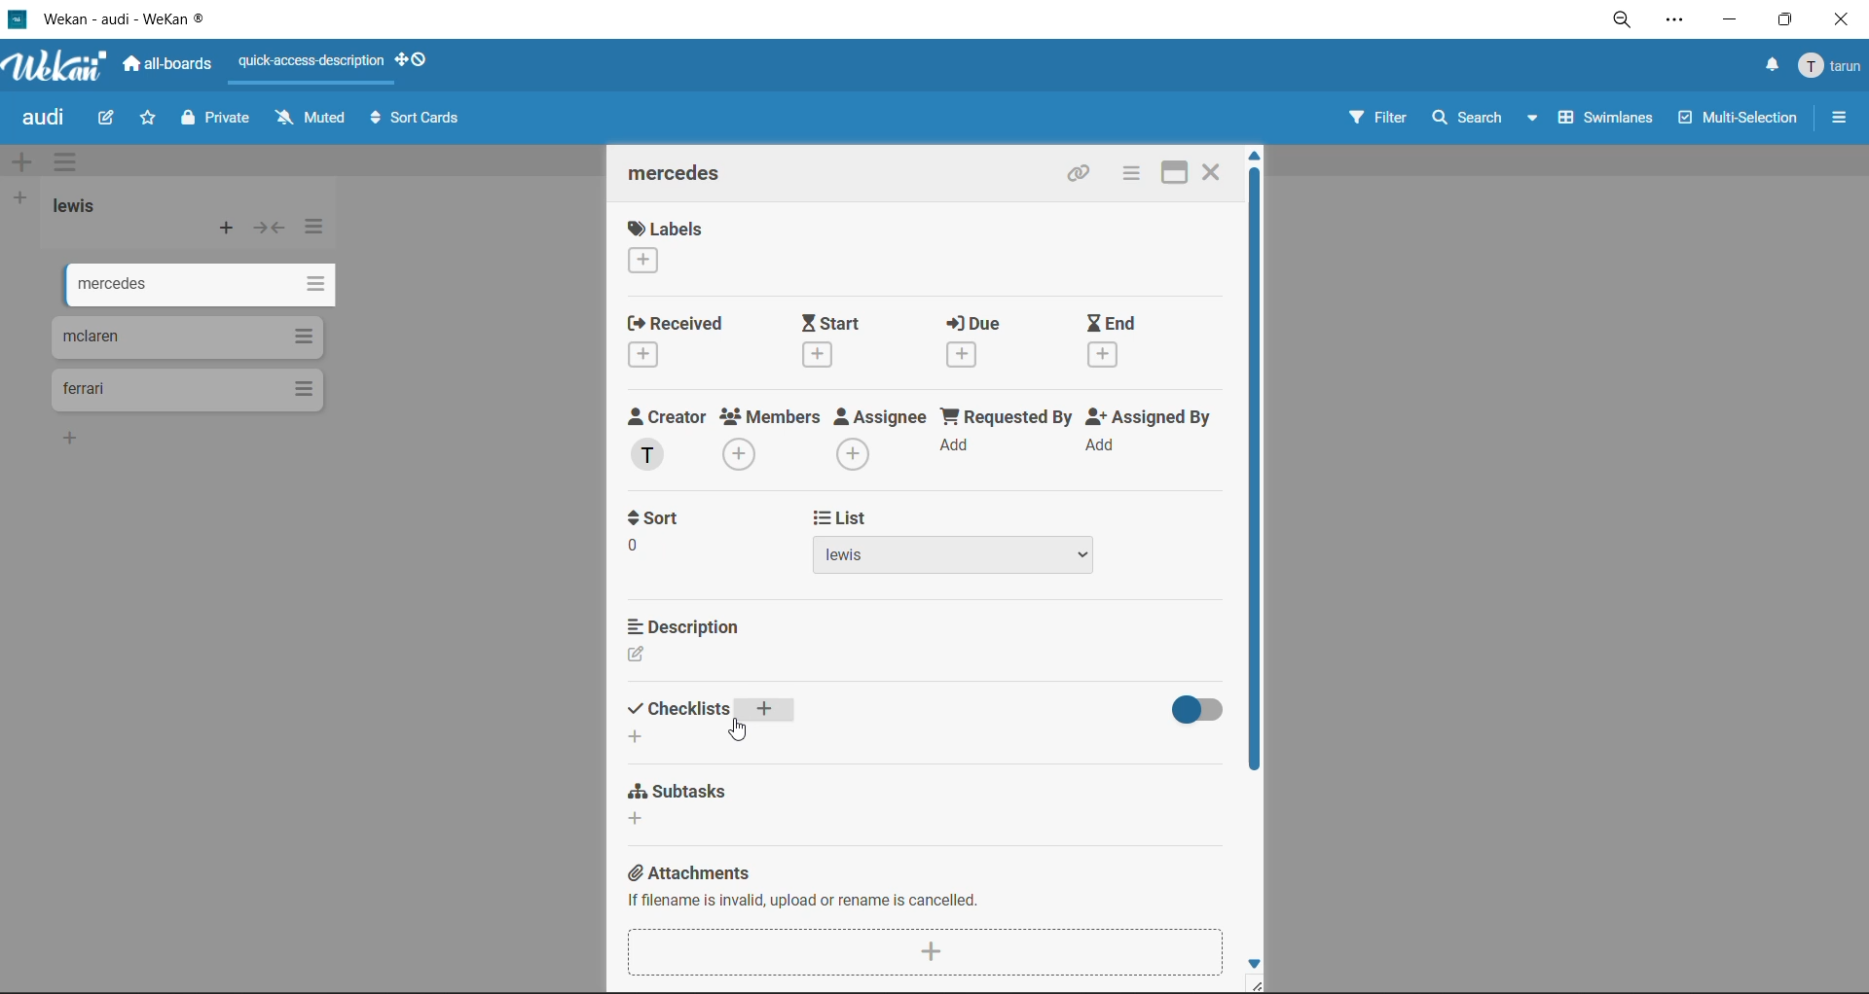  I want to click on assignee, so click(886, 442).